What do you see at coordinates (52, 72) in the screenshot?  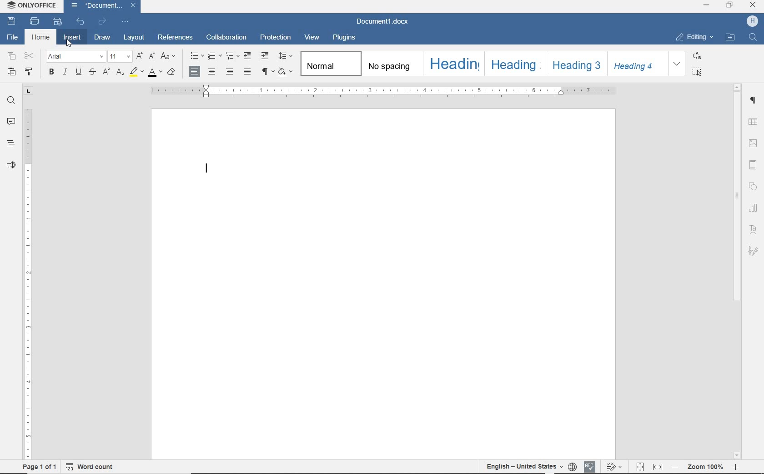 I see `bold` at bounding box center [52, 72].